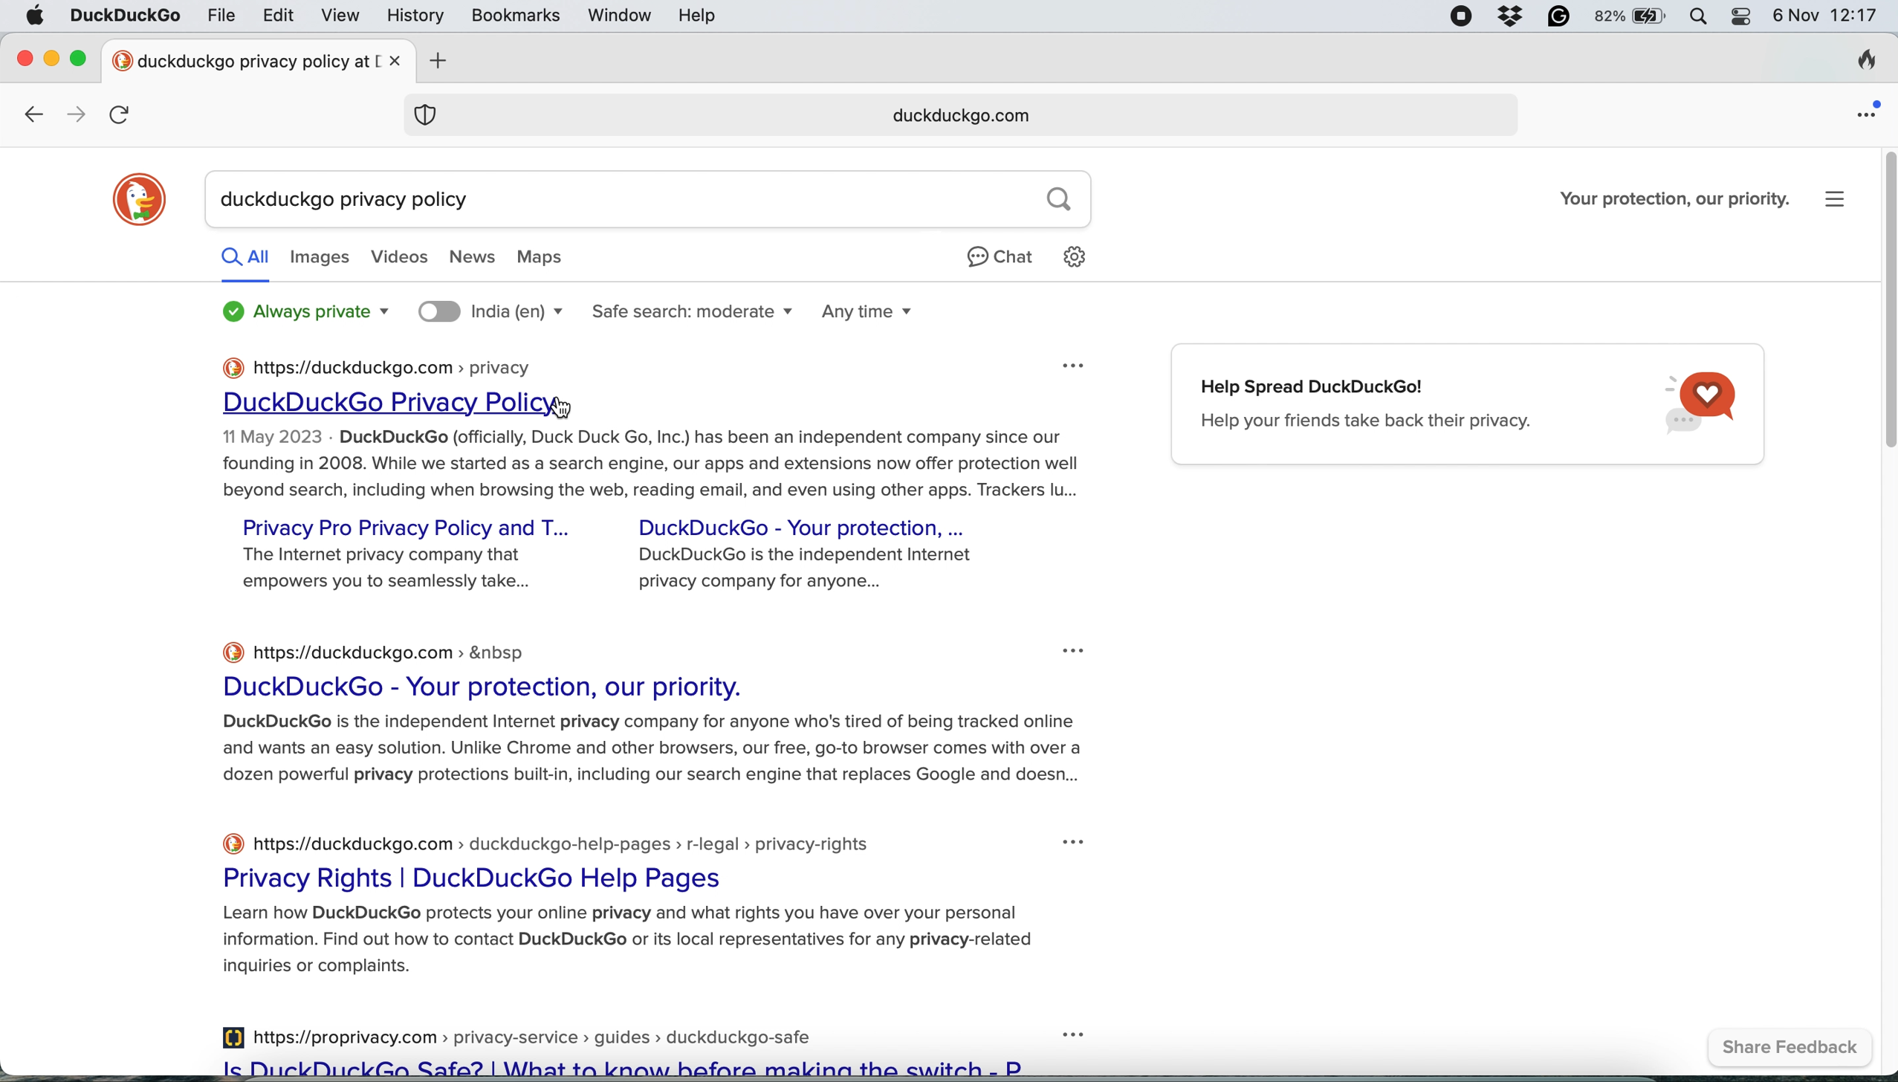 This screenshot has width=1898, height=1082. I want to click on open application menu, so click(1860, 113).